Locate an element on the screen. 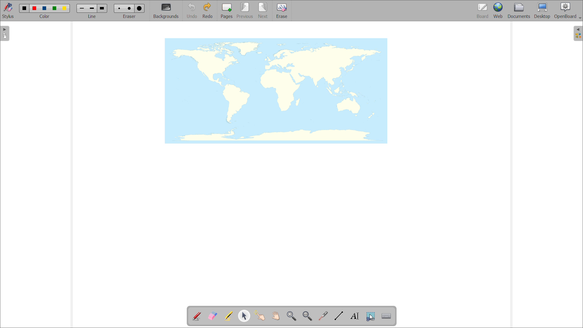 Image resolution: width=583 pixels, height=328 pixels. redo is located at coordinates (207, 10).